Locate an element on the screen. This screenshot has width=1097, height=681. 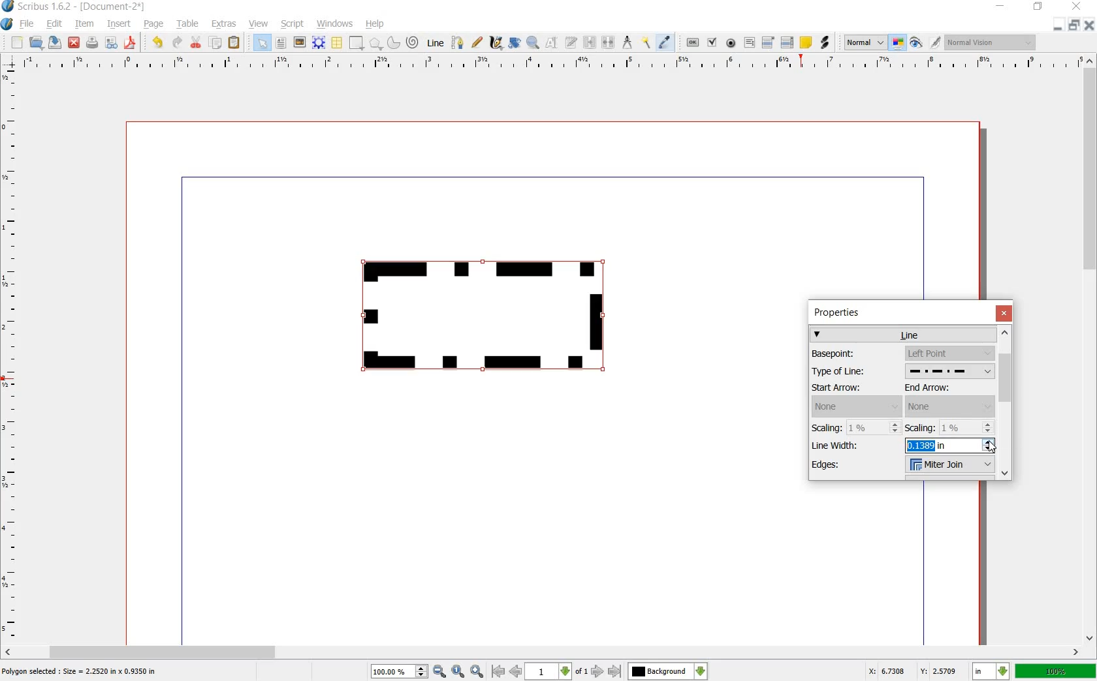
select the current layer is located at coordinates (668, 671).